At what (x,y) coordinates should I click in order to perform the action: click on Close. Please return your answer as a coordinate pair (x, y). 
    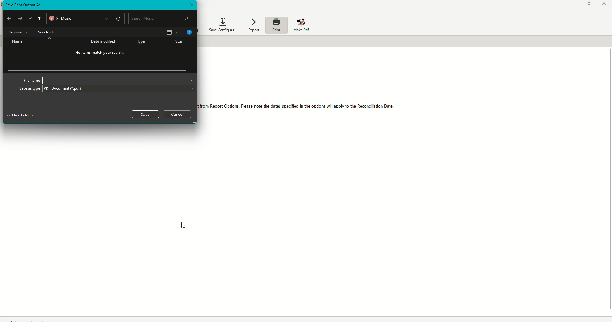
    Looking at the image, I should click on (604, 4).